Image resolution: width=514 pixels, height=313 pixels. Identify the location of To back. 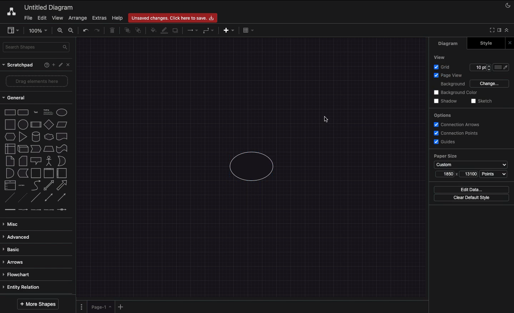
(139, 30).